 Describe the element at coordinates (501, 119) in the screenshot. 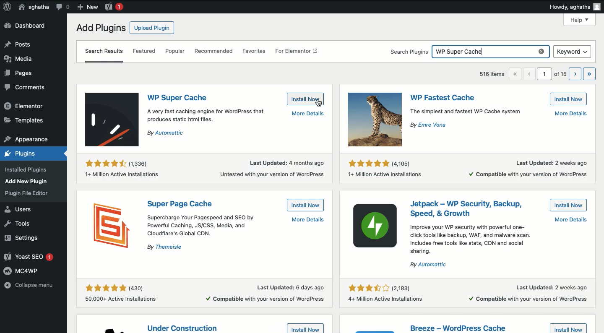

I see `the simplest and fastest WP Cache system By Emre Vona` at that location.